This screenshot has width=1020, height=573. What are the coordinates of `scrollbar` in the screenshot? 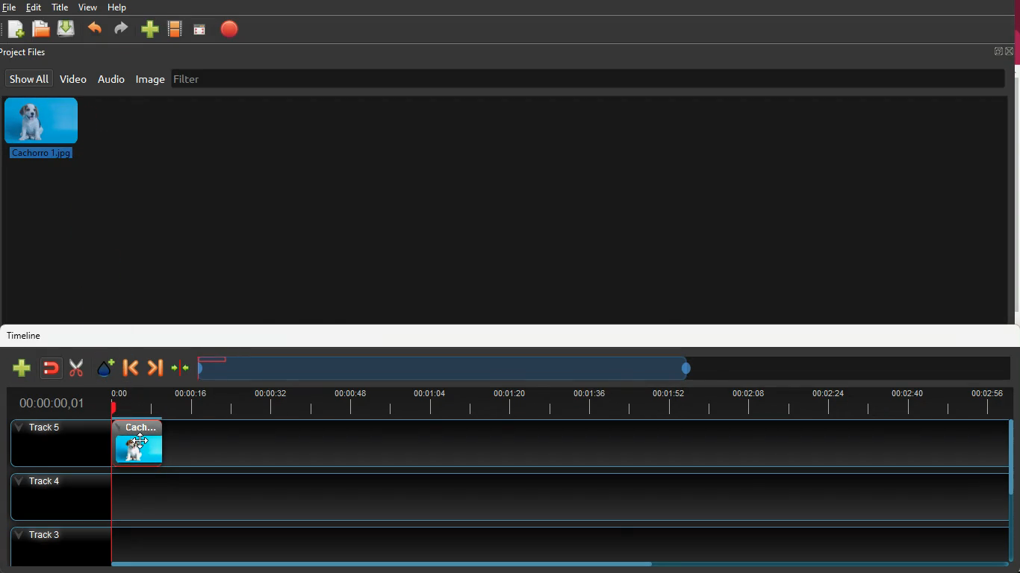 It's located at (556, 563).